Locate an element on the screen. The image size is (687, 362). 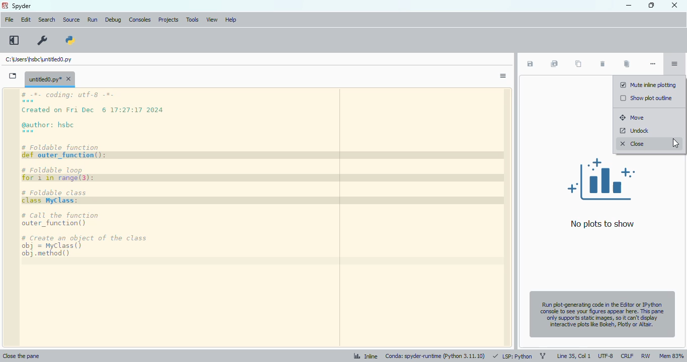
conda: spyder-runtime (python 3. 11. 10) is located at coordinates (436, 356).